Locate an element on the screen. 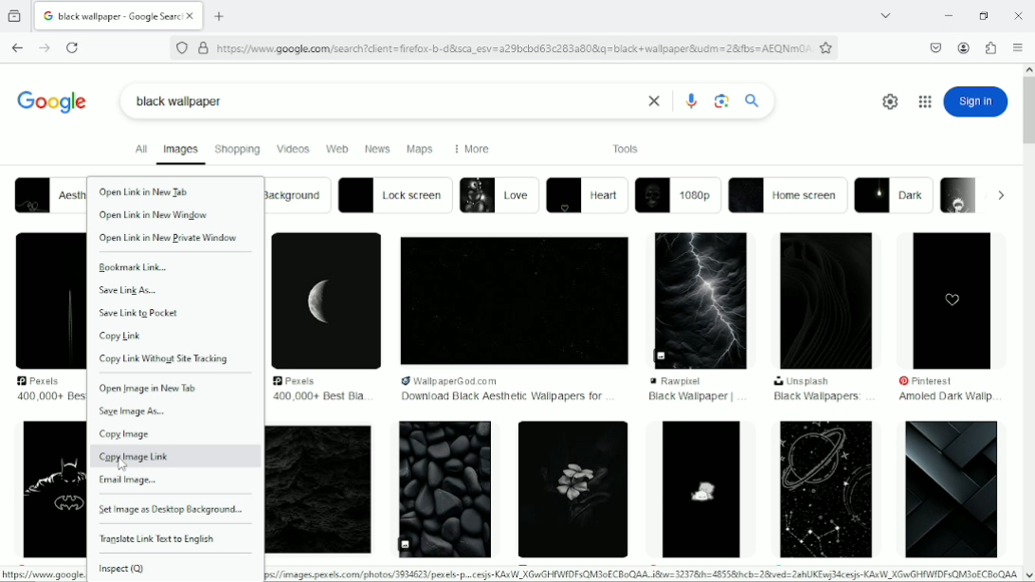 The width and height of the screenshot is (1035, 582). open applications menu is located at coordinates (1018, 48).